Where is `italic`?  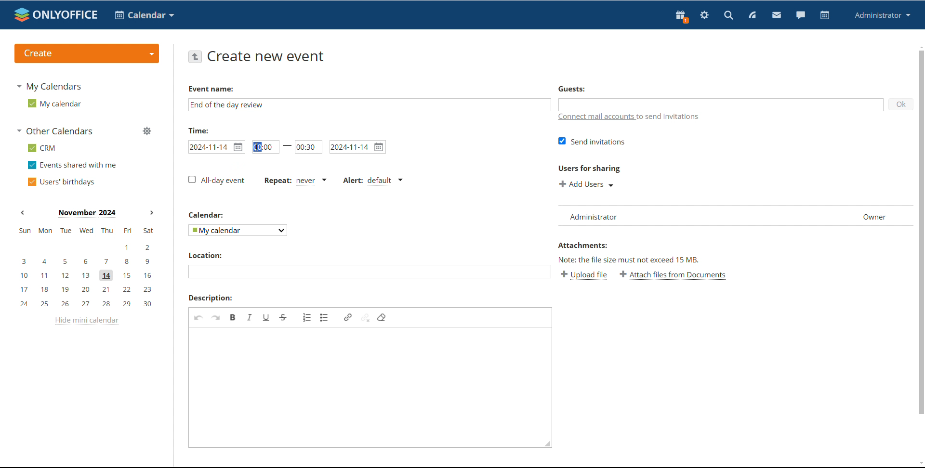 italic is located at coordinates (250, 317).